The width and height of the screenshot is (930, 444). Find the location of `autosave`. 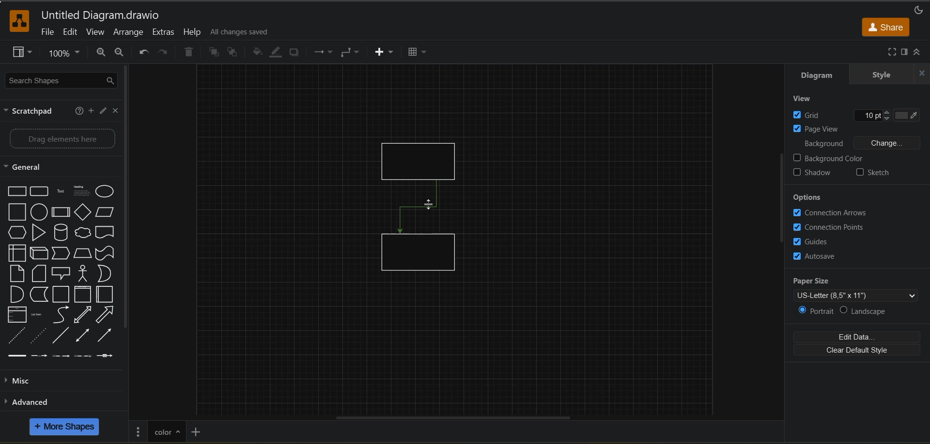

autosave is located at coordinates (814, 256).